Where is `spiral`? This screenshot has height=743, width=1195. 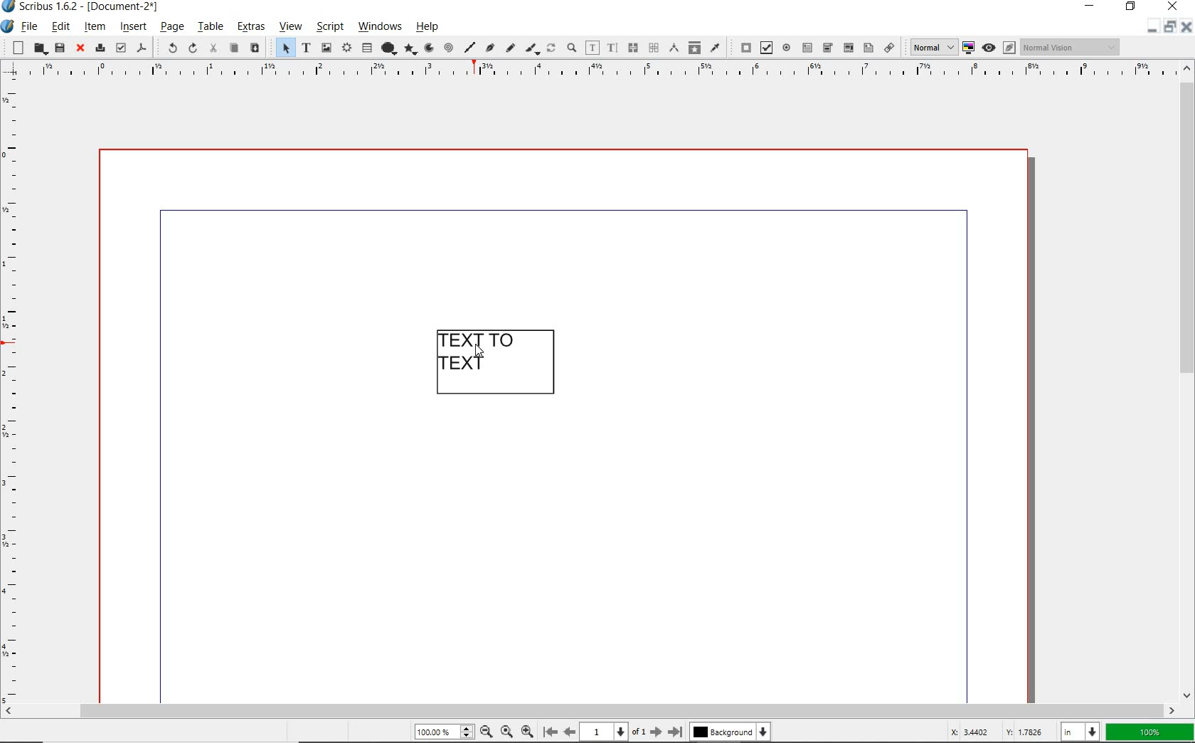
spiral is located at coordinates (447, 47).